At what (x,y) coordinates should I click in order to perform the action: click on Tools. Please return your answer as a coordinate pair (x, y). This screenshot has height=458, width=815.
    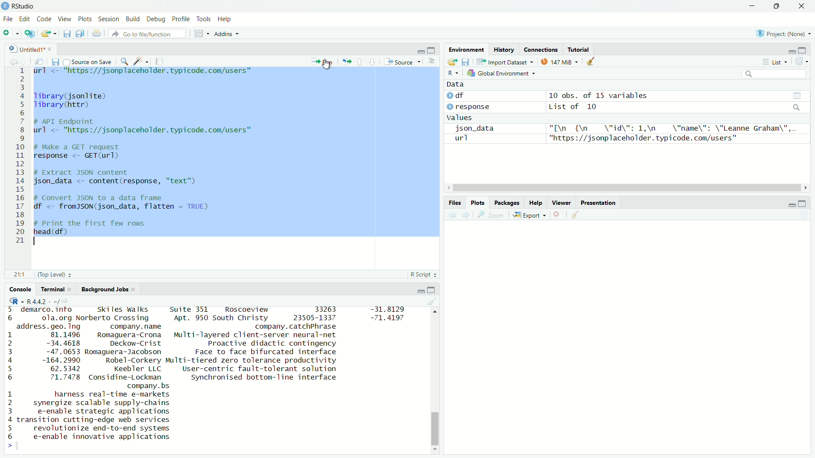
    Looking at the image, I should click on (204, 20).